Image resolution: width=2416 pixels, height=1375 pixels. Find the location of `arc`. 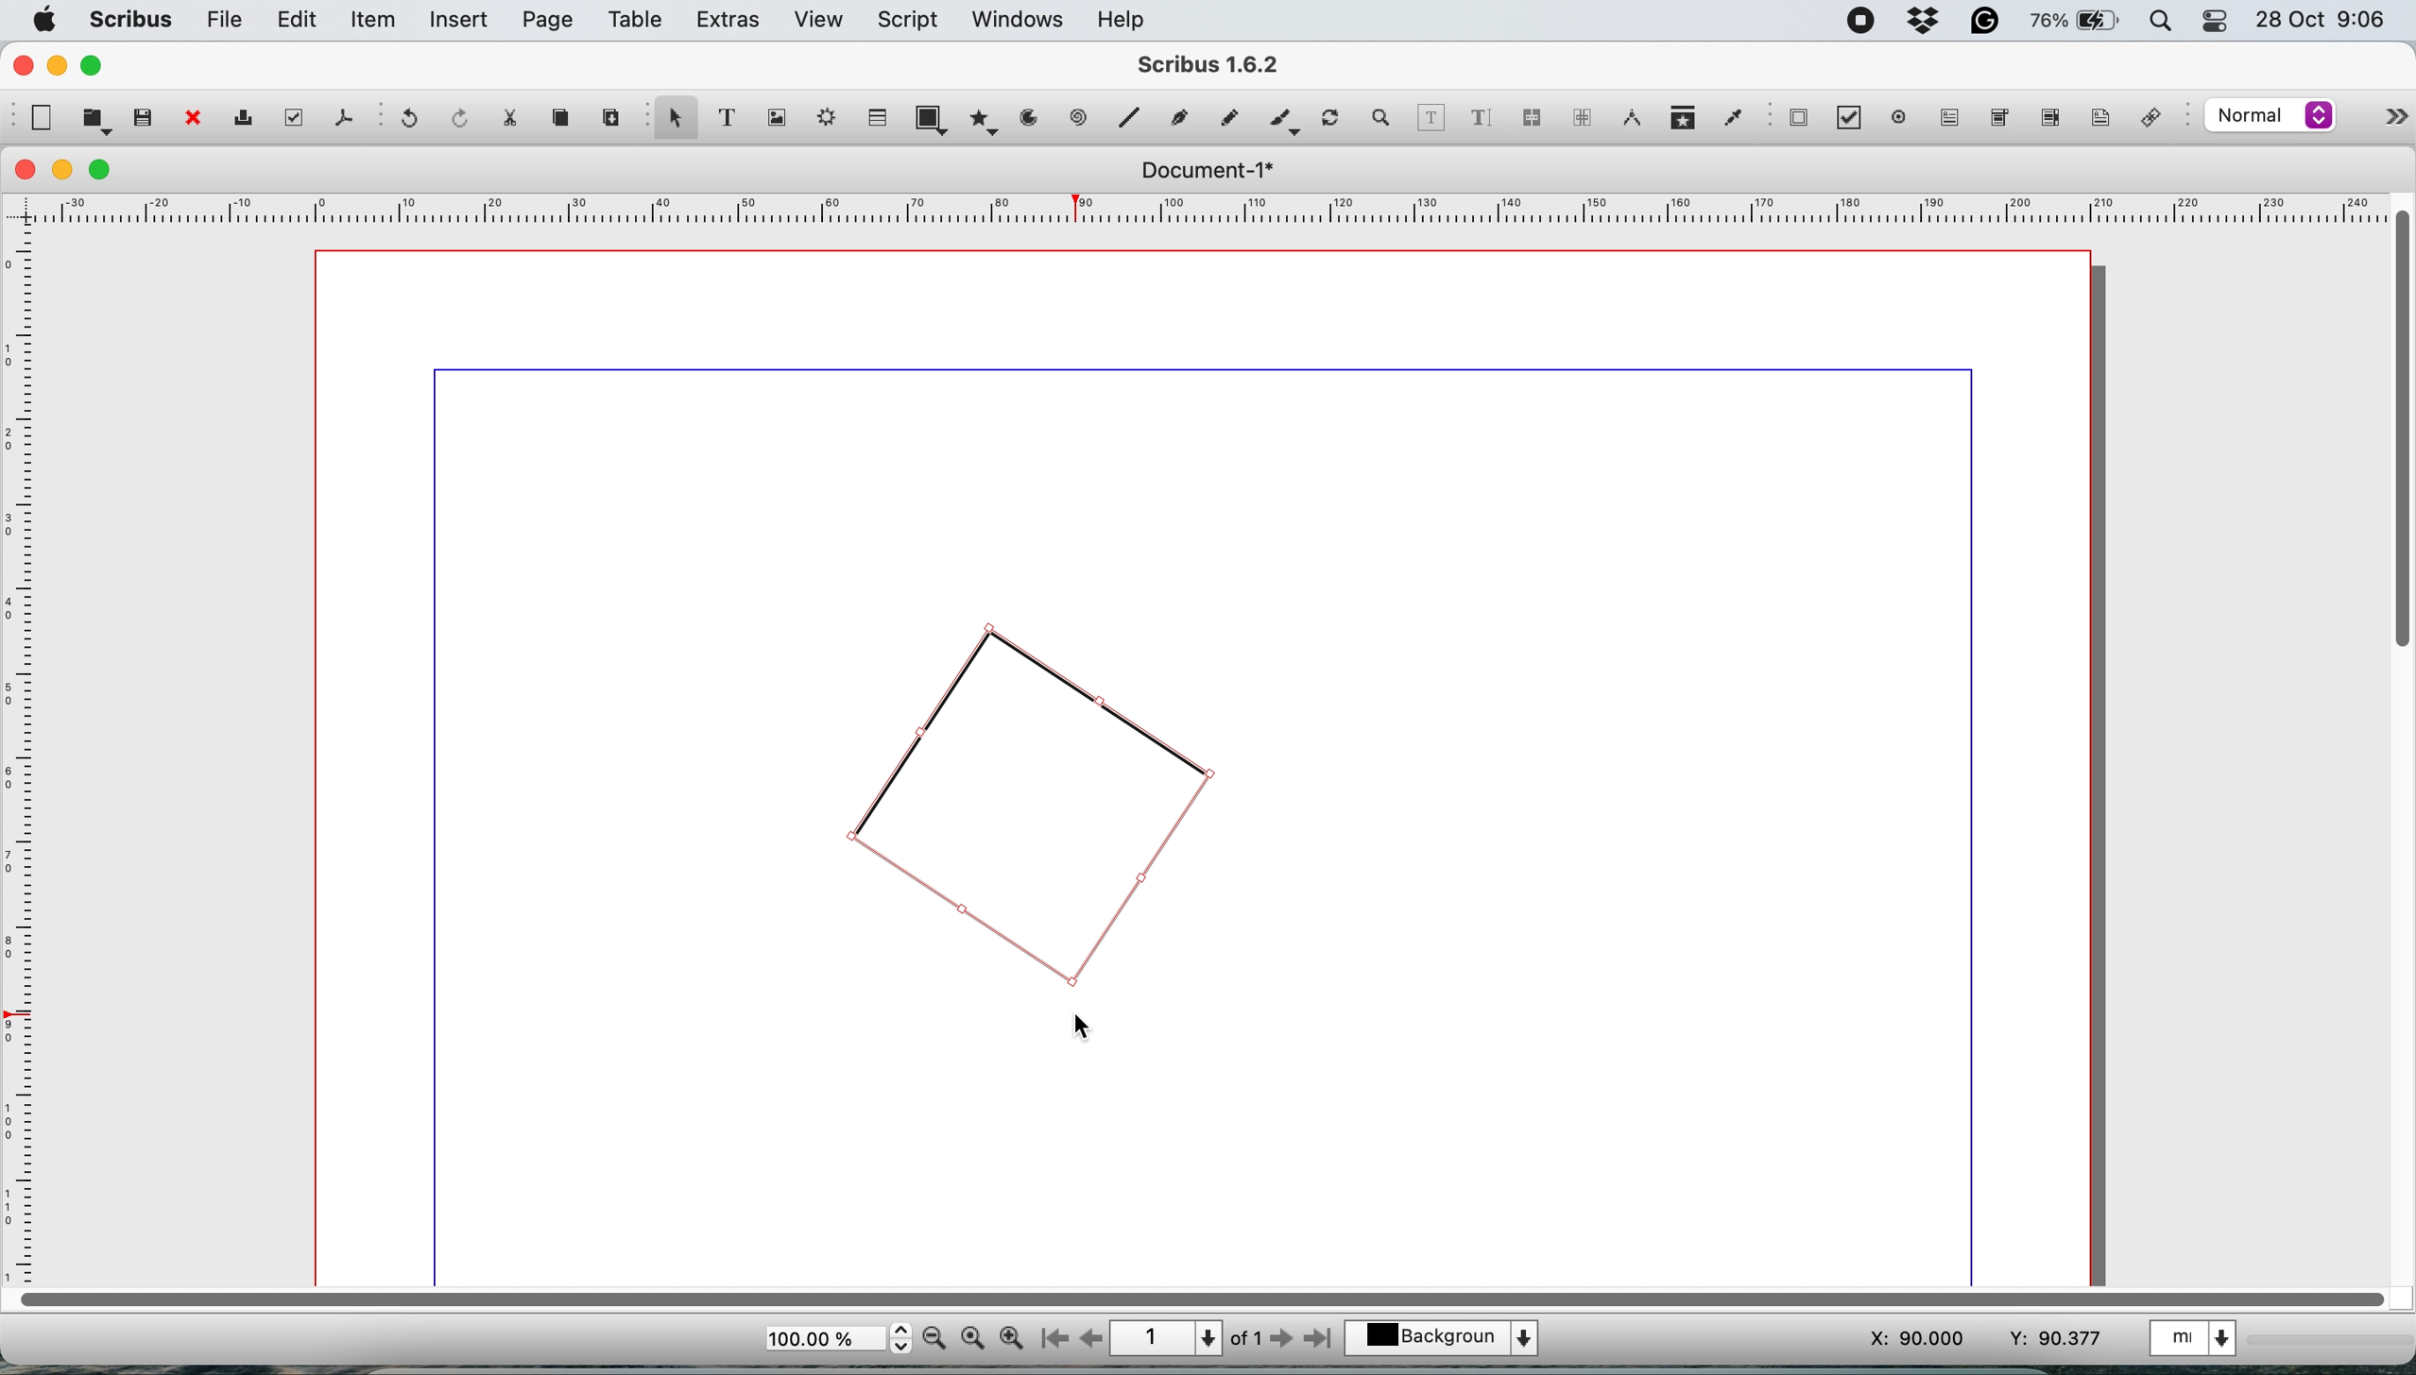

arc is located at coordinates (1027, 125).